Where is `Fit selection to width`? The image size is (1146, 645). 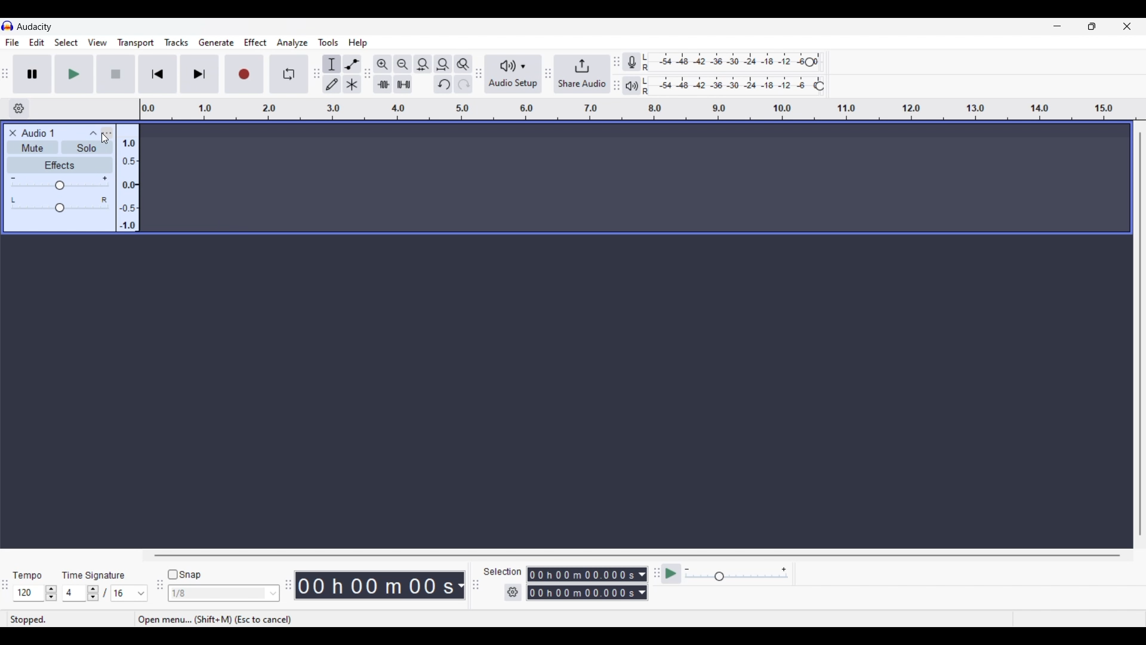
Fit selection to width is located at coordinates (423, 64).